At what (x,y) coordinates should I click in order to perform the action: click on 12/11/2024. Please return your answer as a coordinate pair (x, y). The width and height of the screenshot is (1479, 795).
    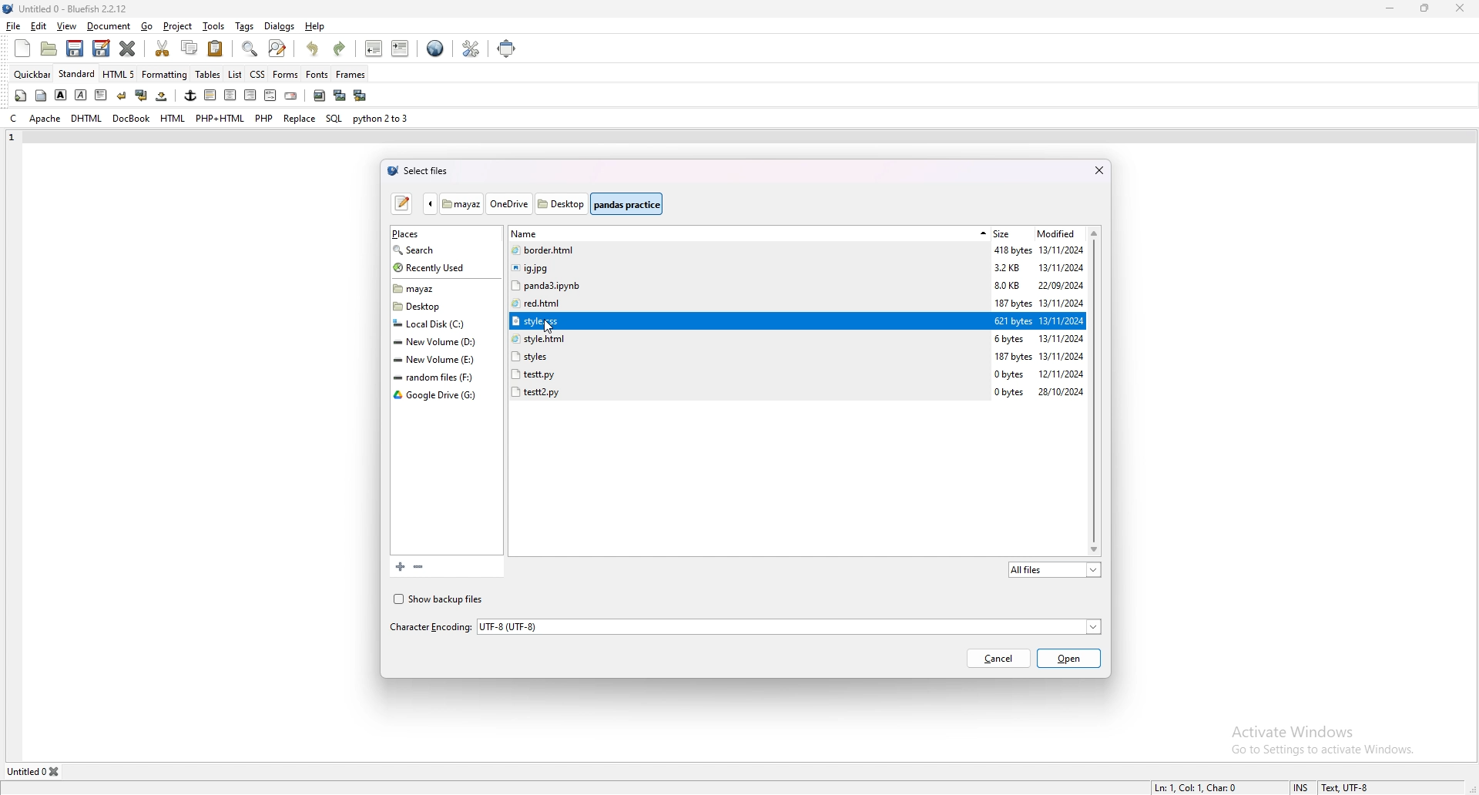
    Looking at the image, I should click on (1062, 375).